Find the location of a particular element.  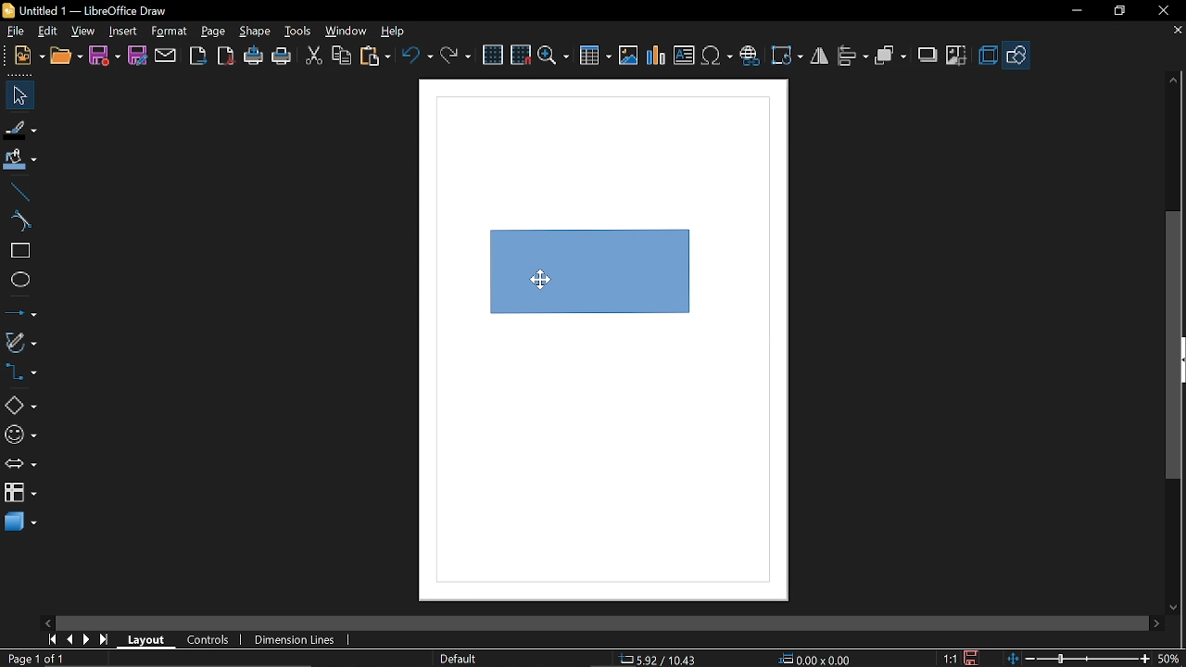

attach is located at coordinates (166, 56).